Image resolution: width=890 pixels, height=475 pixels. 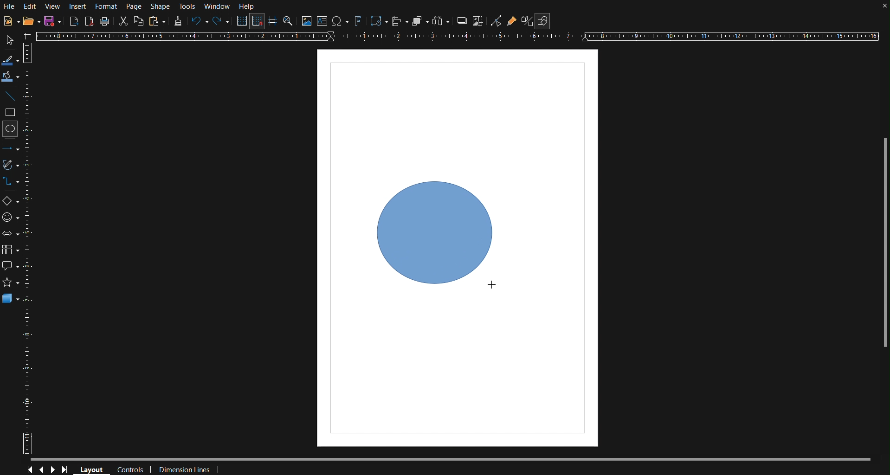 I want to click on New, so click(x=9, y=19).